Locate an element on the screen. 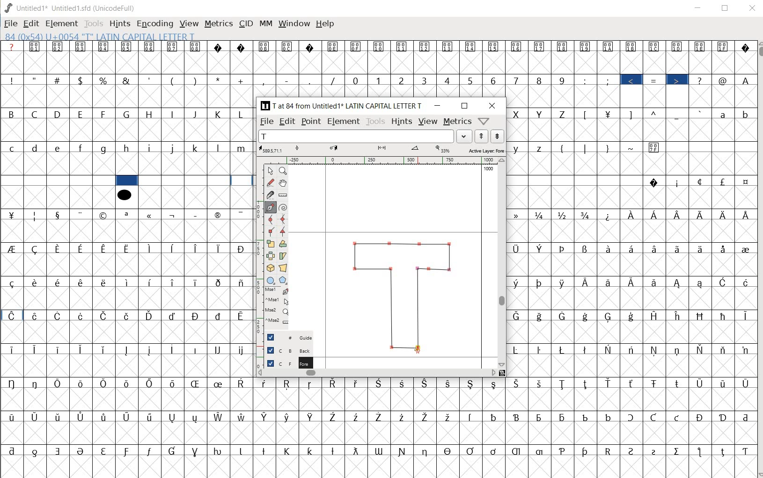  Symbol is located at coordinates (219, 417).